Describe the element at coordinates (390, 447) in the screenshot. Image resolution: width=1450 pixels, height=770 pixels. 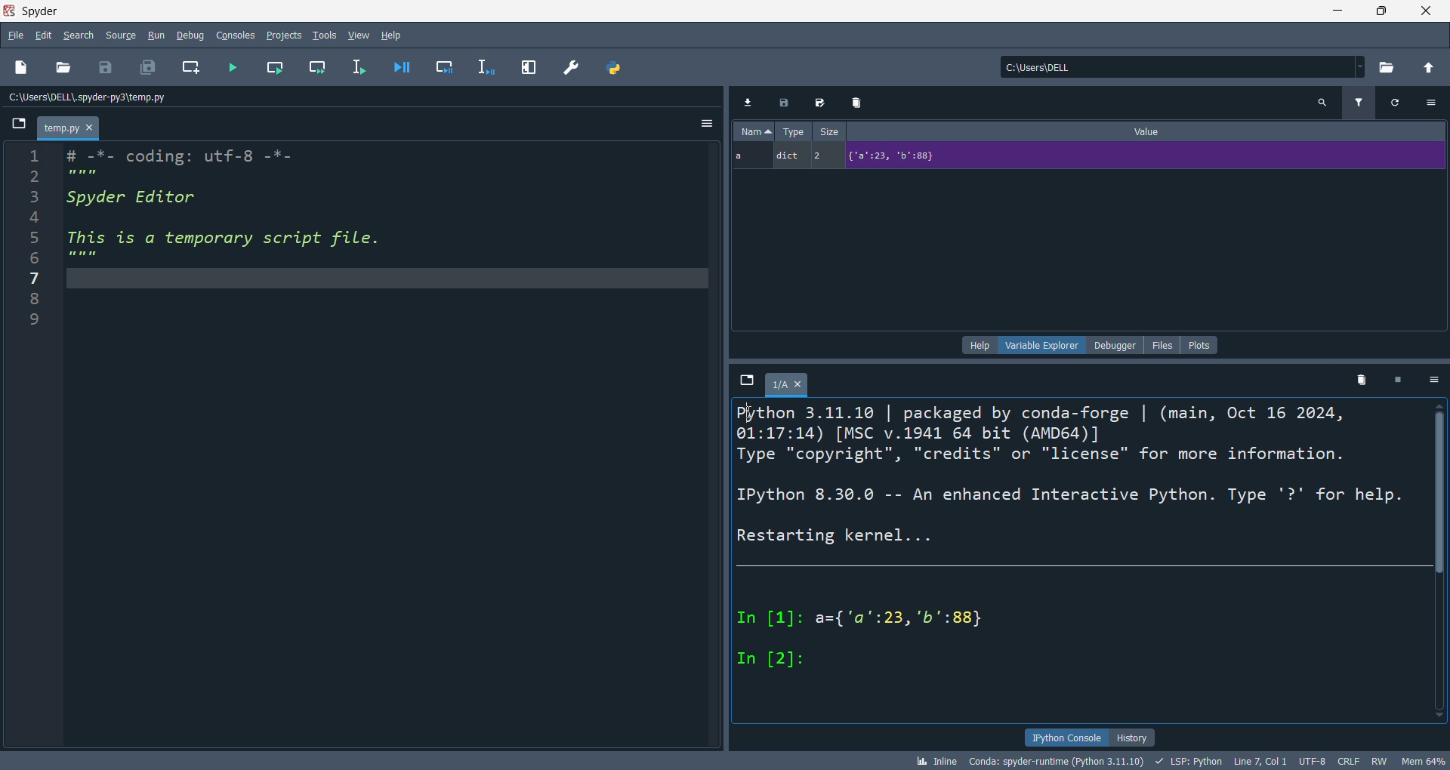
I see `editor Pane` at that location.